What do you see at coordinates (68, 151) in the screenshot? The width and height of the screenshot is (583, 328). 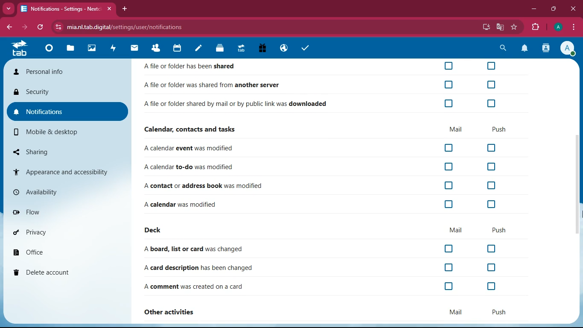 I see `sharing` at bounding box center [68, 151].